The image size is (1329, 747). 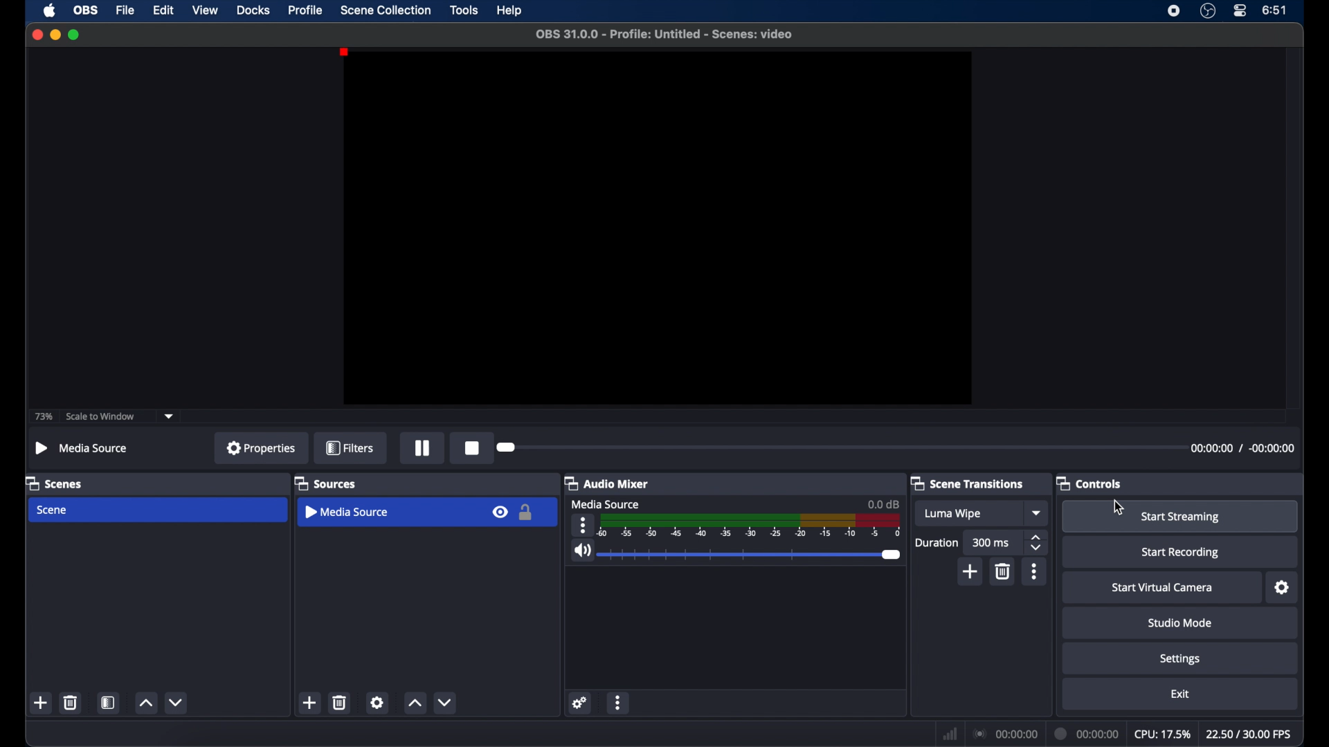 I want to click on scenes, so click(x=55, y=483).